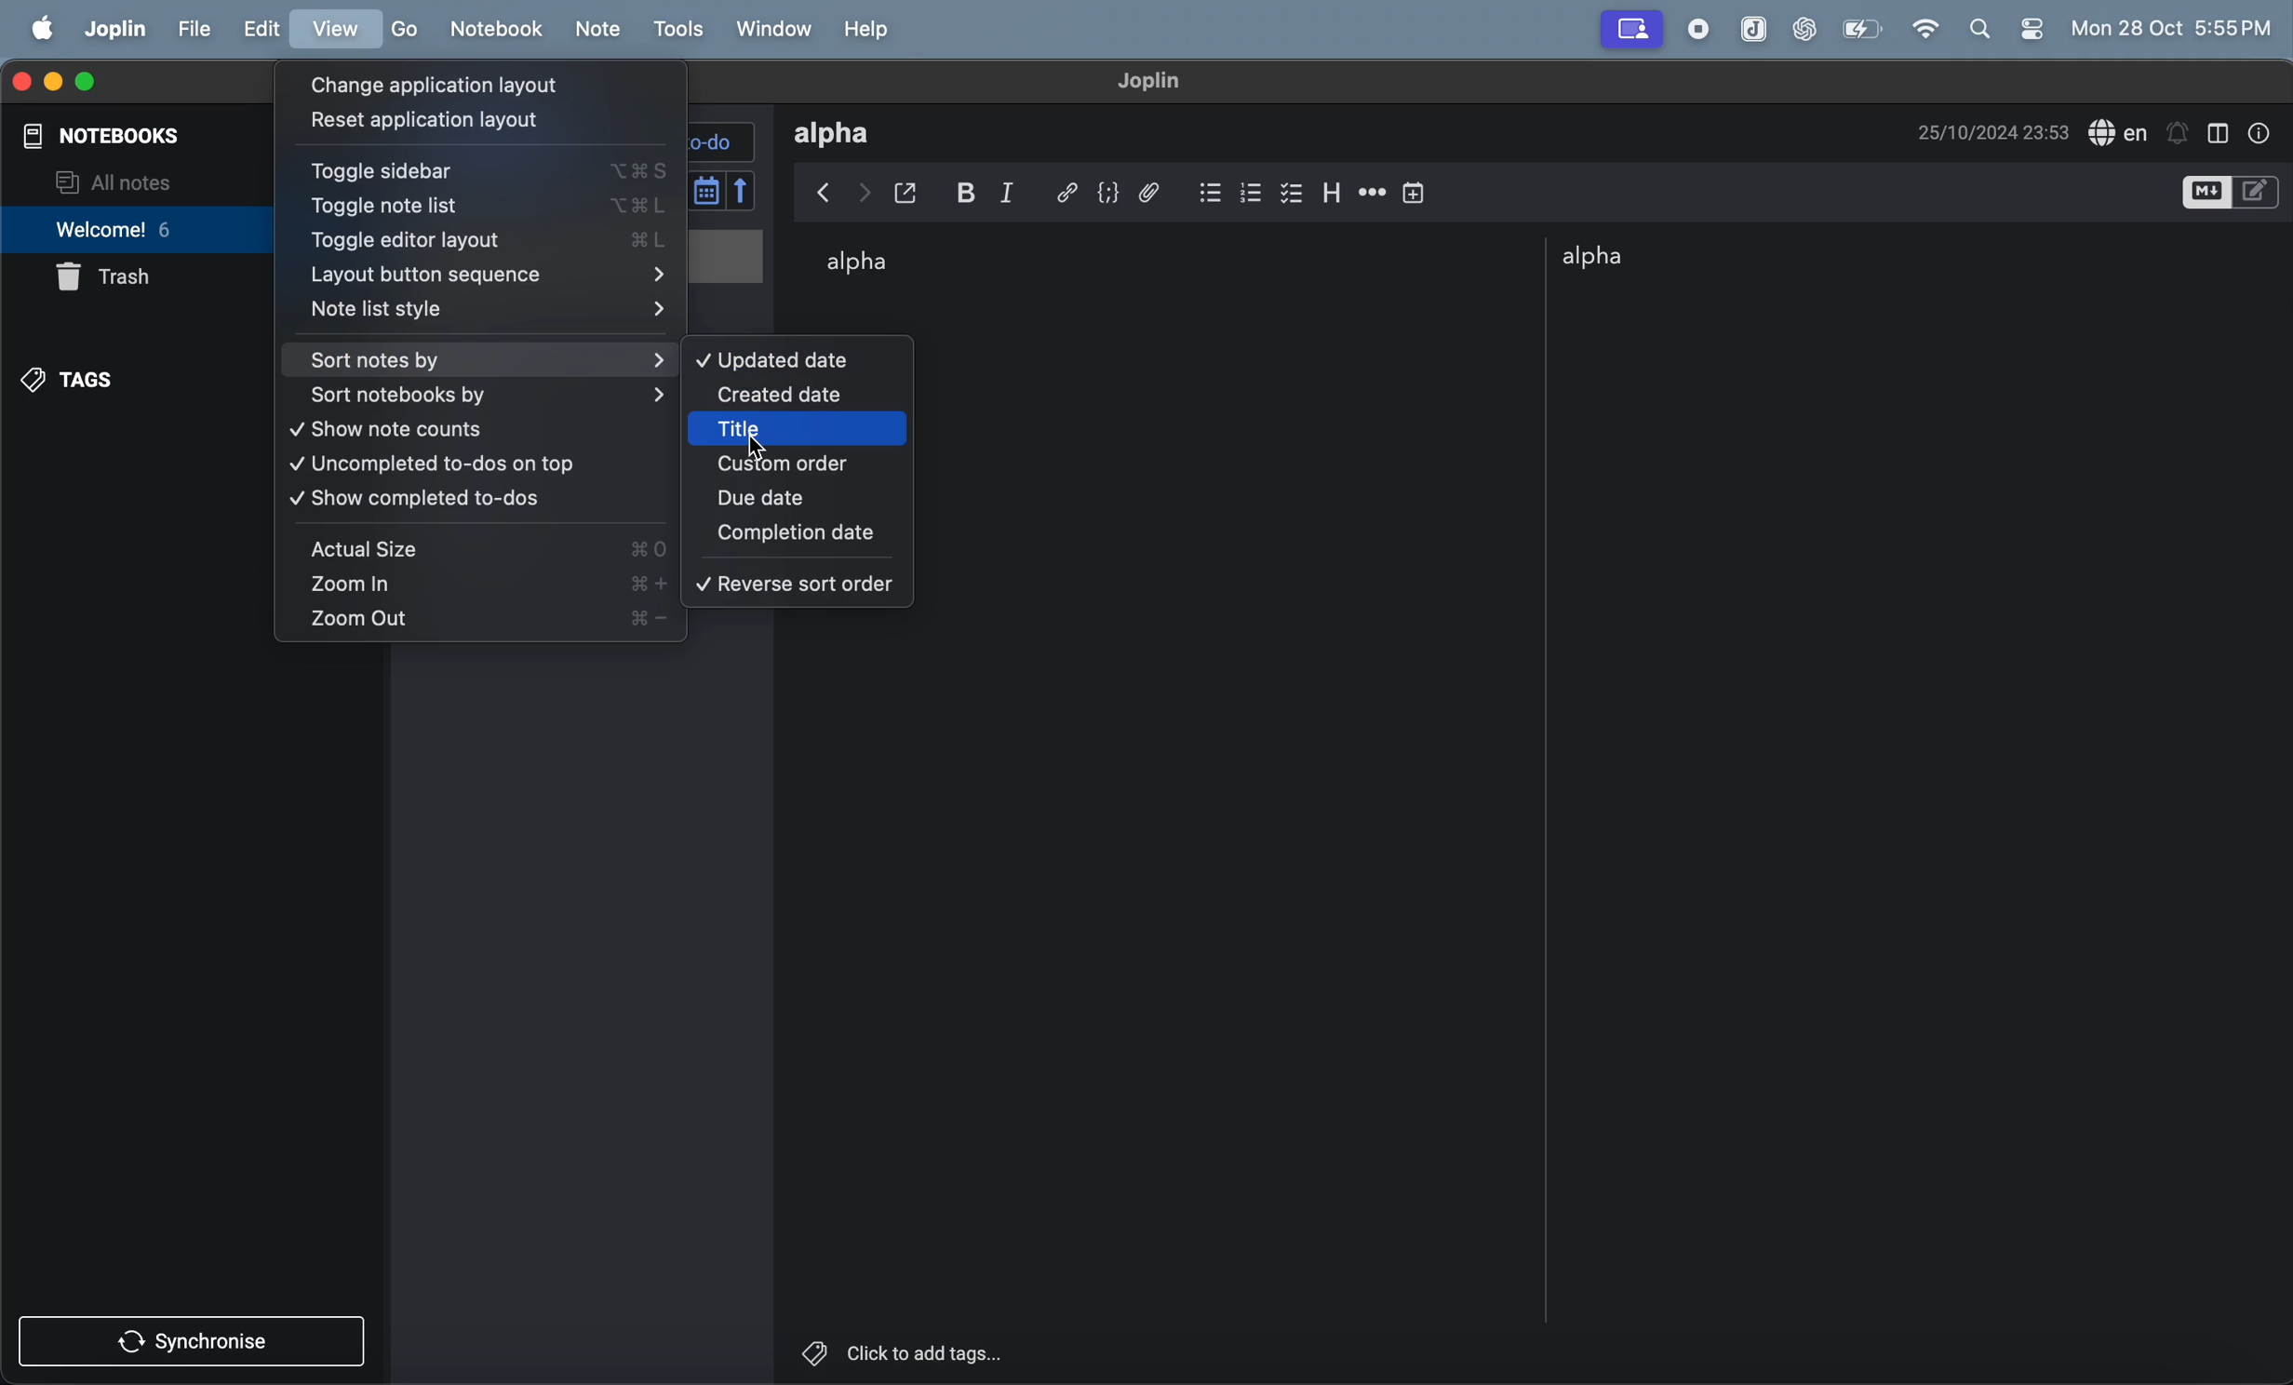 This screenshot has height=1385, width=2293. Describe the element at coordinates (1294, 190) in the screenshot. I see `check box` at that location.